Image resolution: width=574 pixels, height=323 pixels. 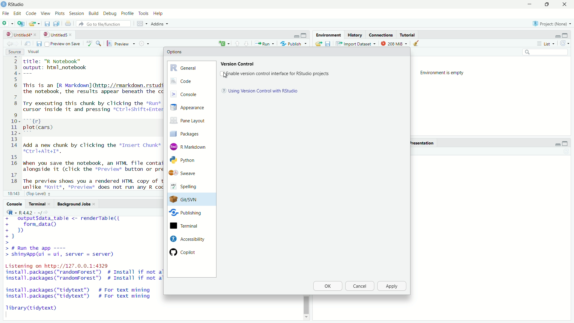 I want to click on Untitled5, so click(x=54, y=35).